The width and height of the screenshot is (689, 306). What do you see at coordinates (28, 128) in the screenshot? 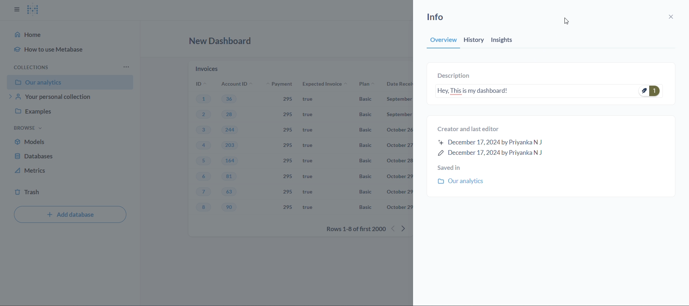
I see `browse` at bounding box center [28, 128].